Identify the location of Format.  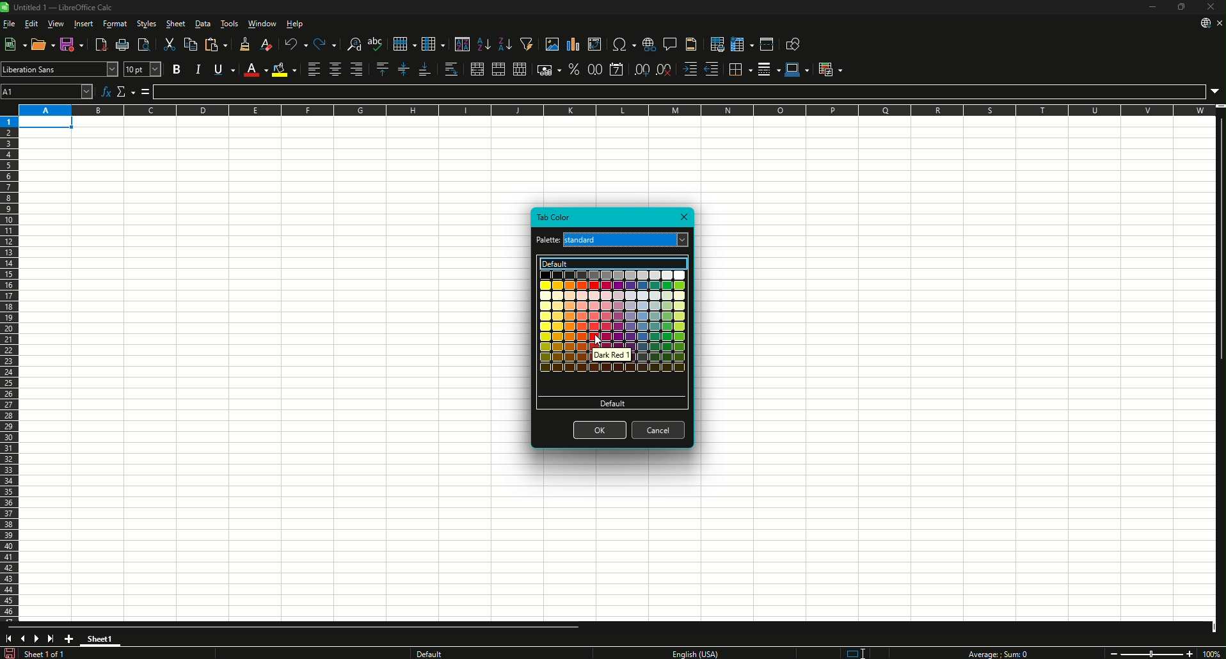
(116, 23).